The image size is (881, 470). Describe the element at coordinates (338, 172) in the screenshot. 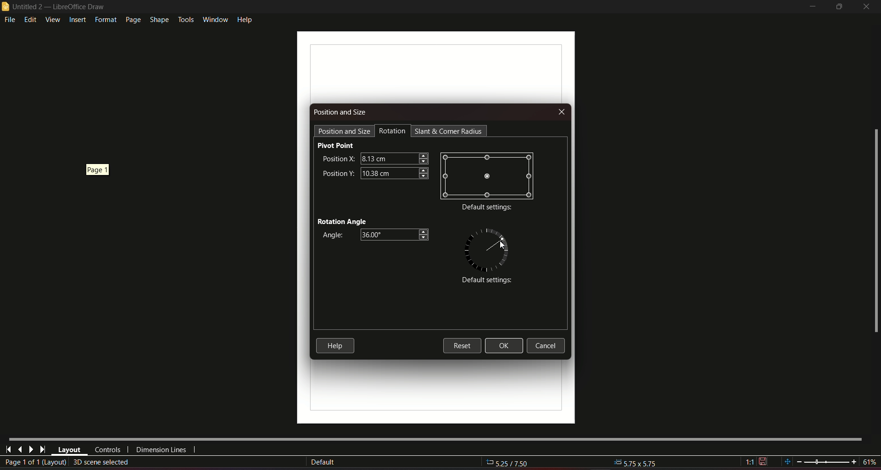

I see `Position Y` at that location.